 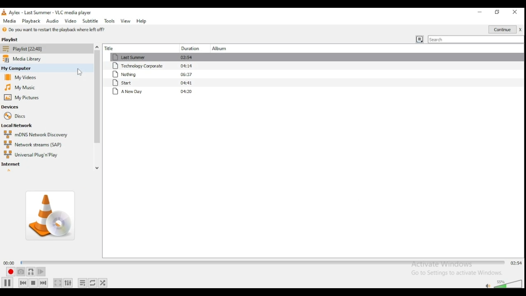 What do you see at coordinates (52, 21) in the screenshot?
I see `audio` at bounding box center [52, 21].